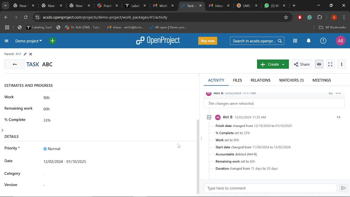 This screenshot has height=197, width=350. Describe the element at coordinates (9, 54) in the screenshot. I see `parent` at that location.